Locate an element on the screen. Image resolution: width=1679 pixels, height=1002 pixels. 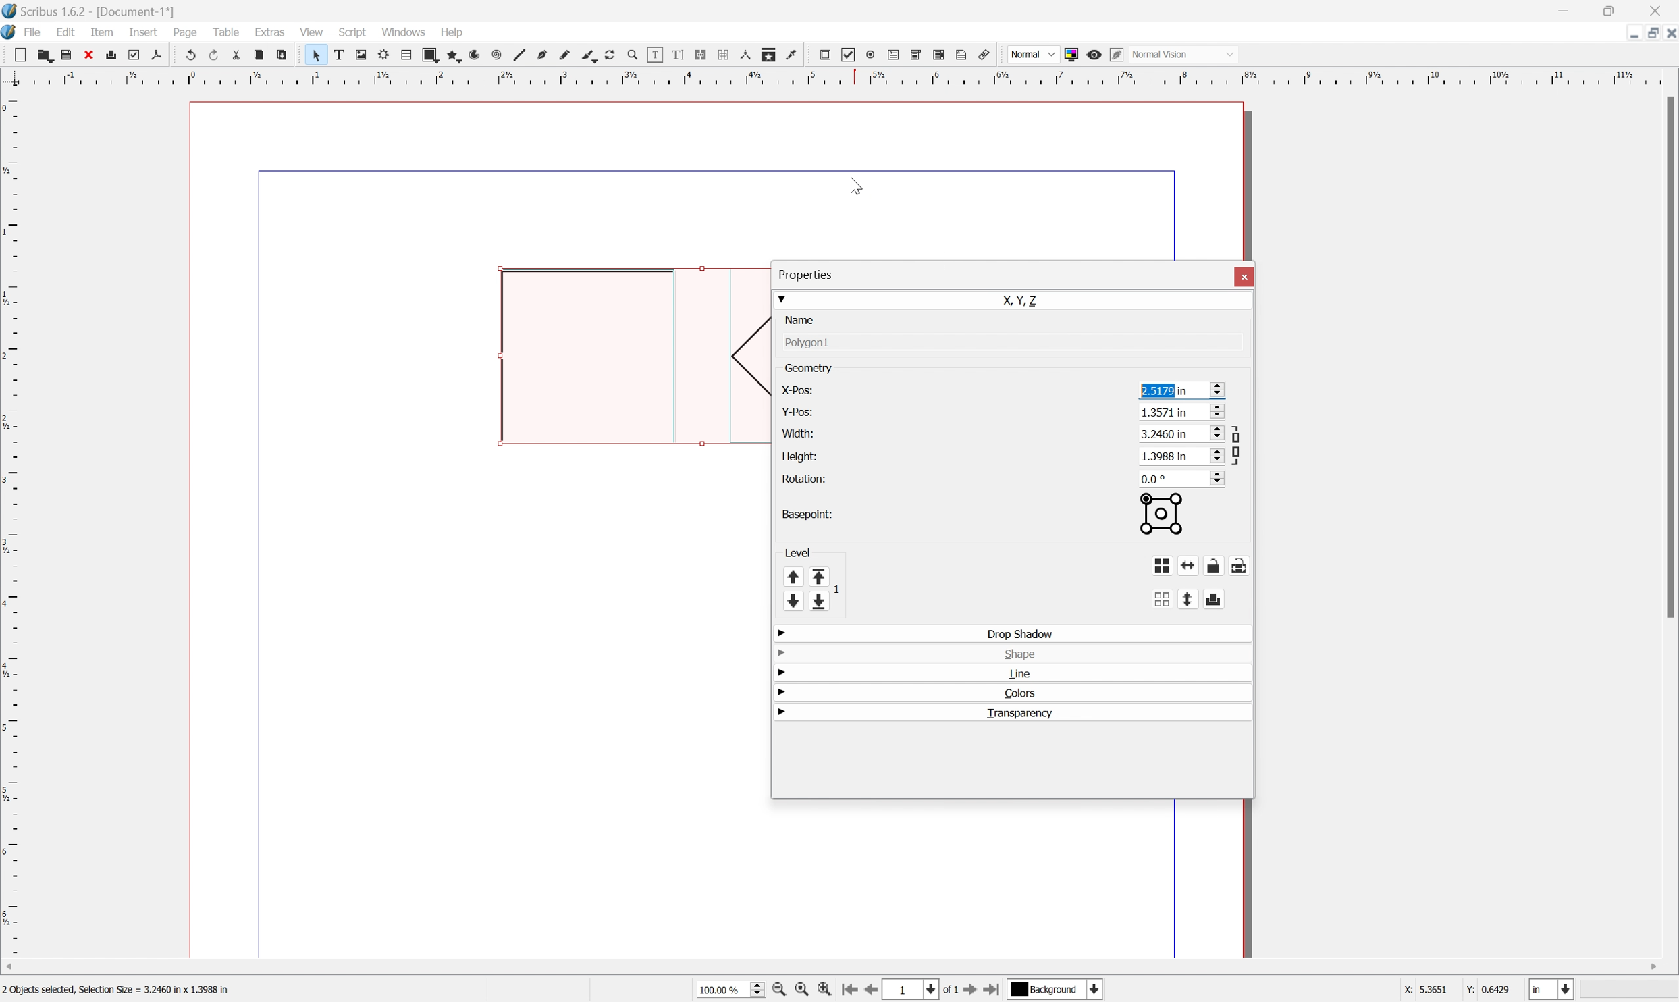
line is located at coordinates (518, 54).